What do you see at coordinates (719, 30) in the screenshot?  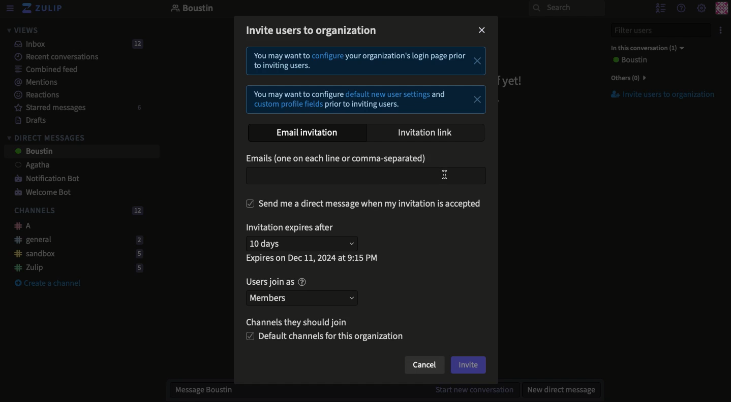 I see `Options` at bounding box center [719, 30].